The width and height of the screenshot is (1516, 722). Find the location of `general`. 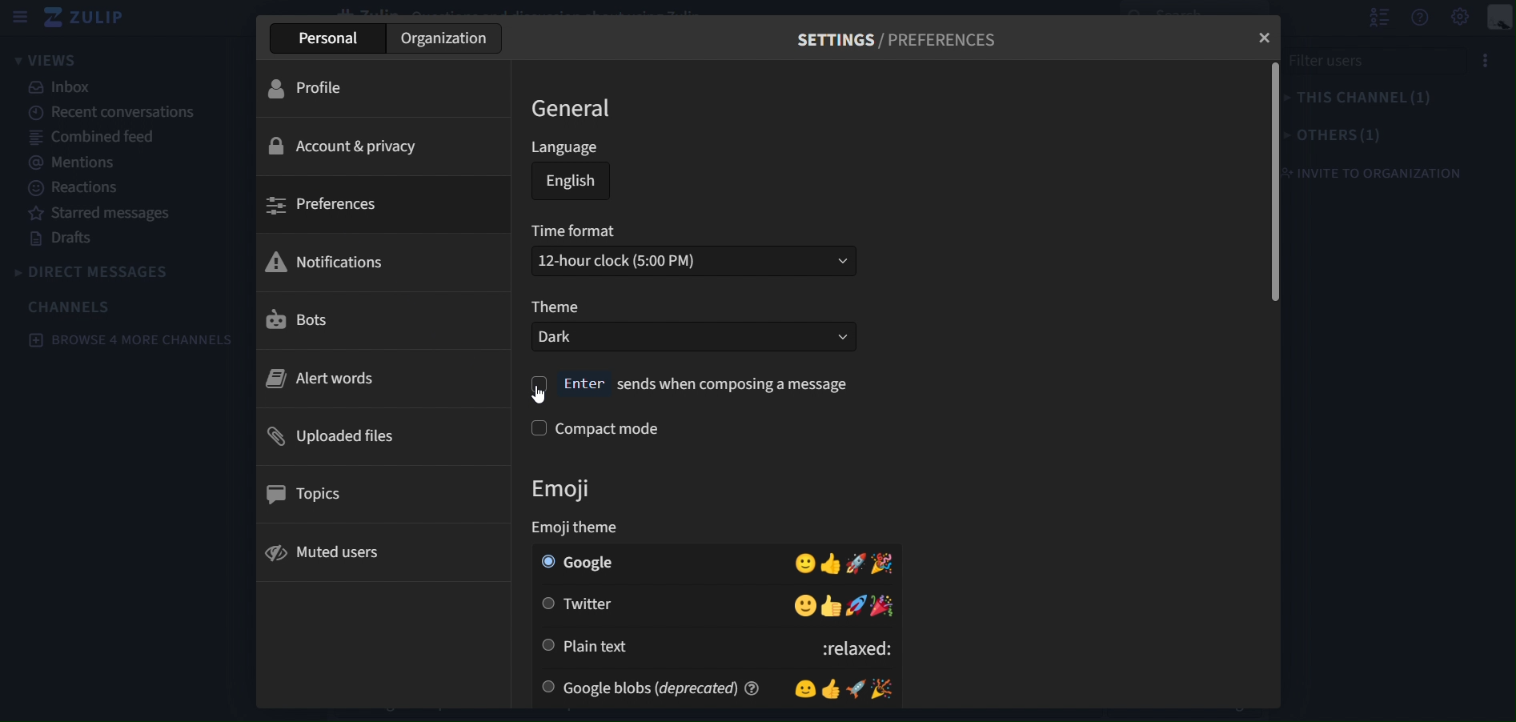

general is located at coordinates (576, 108).